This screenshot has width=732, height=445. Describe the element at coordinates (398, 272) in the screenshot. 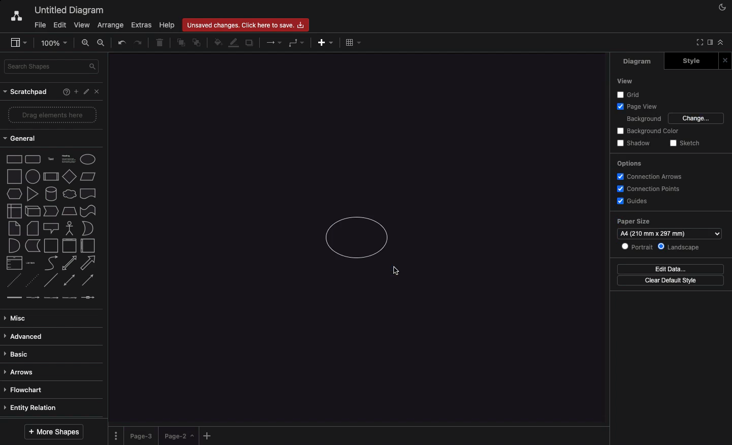

I see `Cursor` at that location.